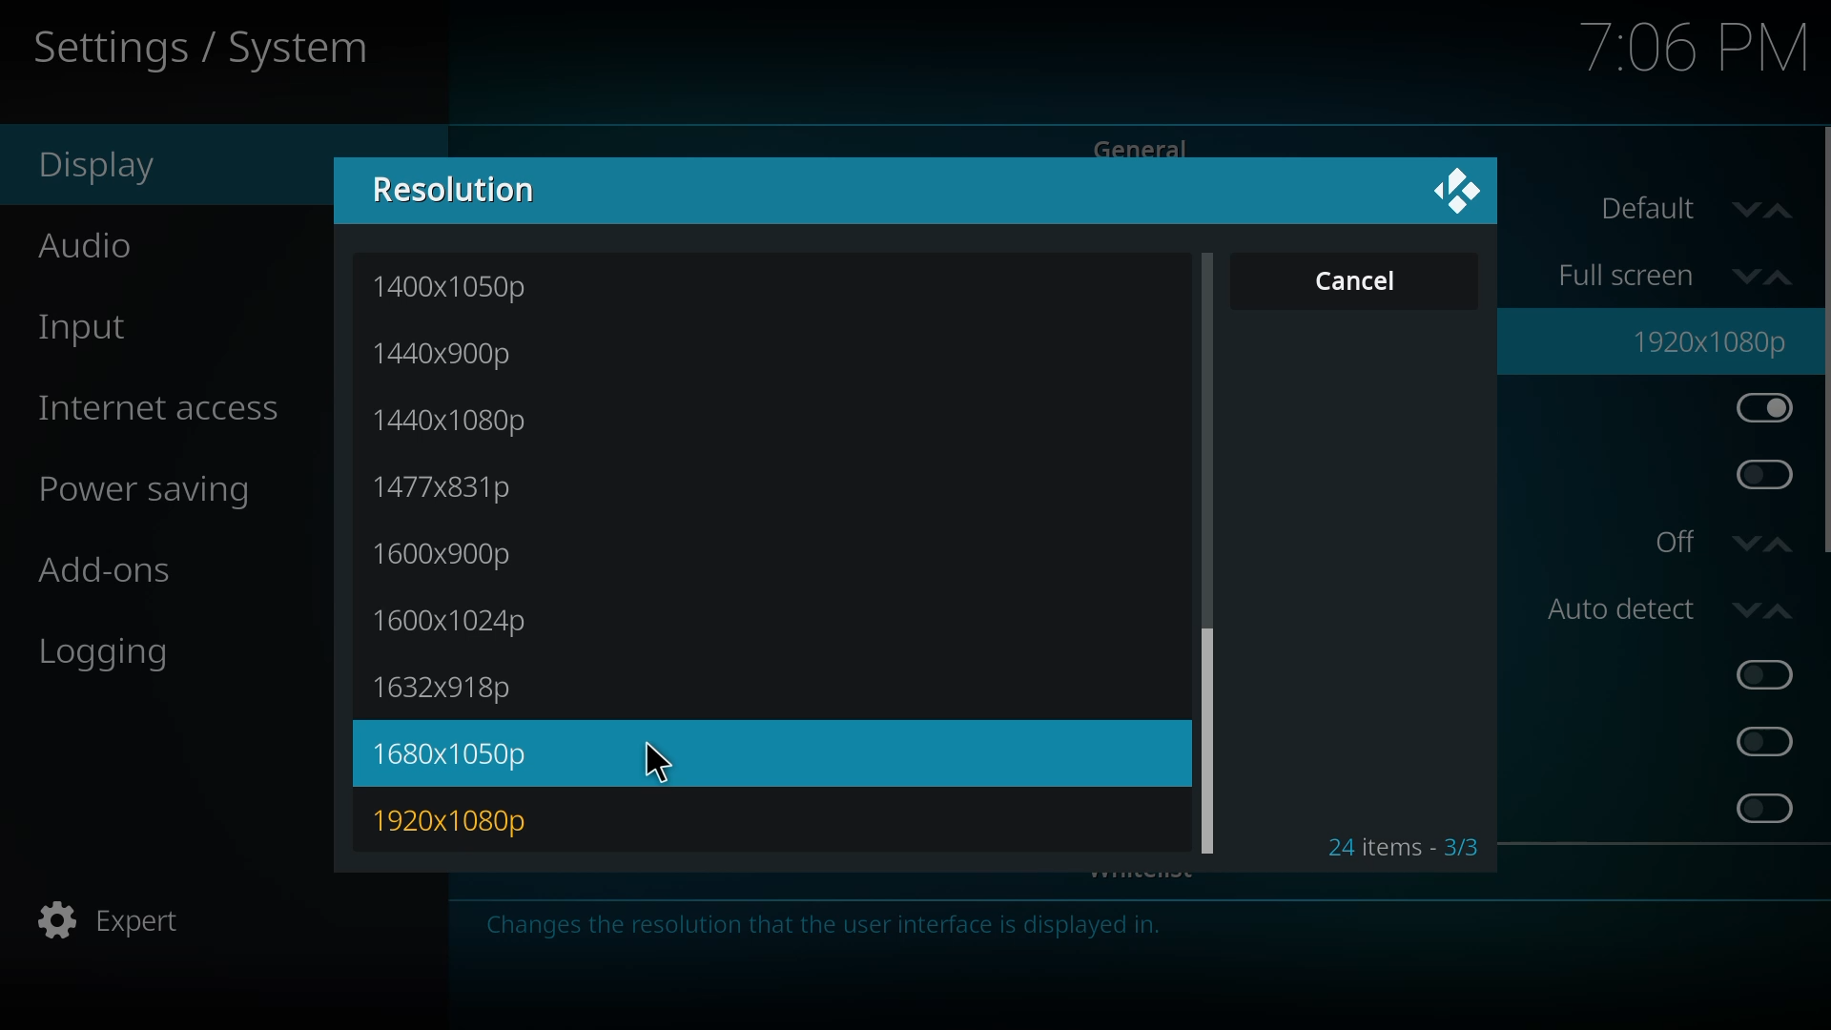 The image size is (1831, 1030). I want to click on 1400, so click(456, 288).